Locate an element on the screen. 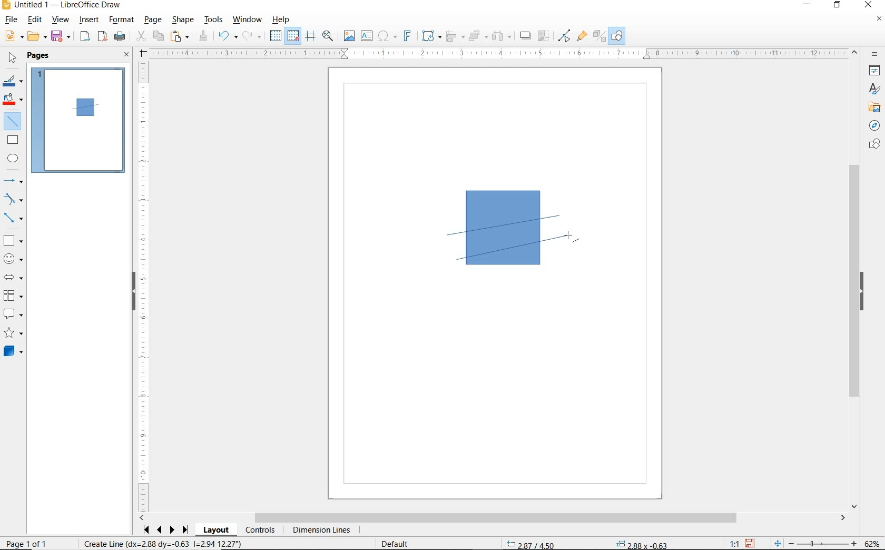  ZOOM & PAN is located at coordinates (328, 36).